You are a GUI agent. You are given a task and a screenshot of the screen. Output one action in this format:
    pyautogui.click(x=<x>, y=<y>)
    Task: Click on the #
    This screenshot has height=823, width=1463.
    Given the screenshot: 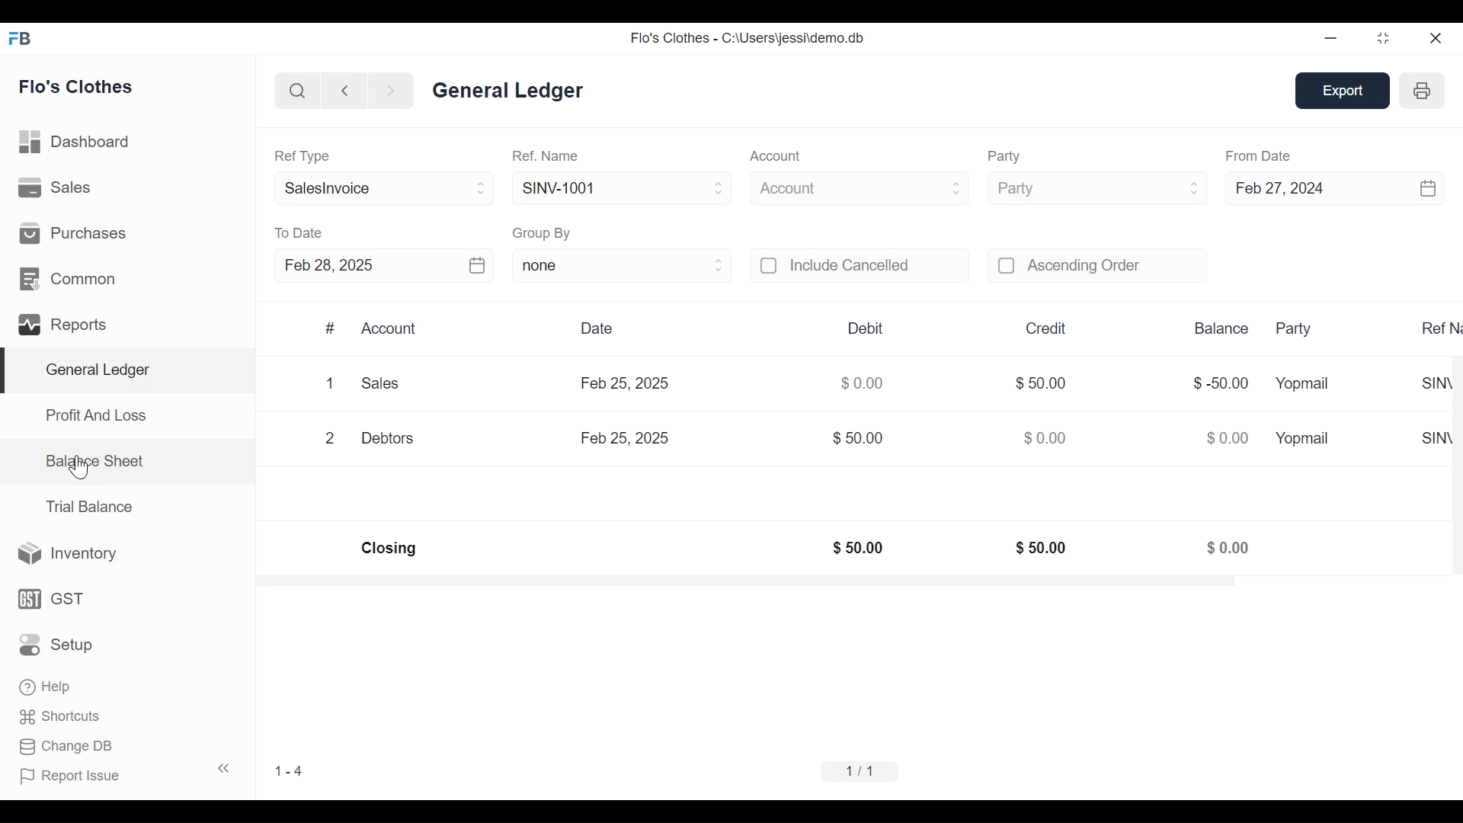 What is the action you would take?
    pyautogui.click(x=331, y=328)
    